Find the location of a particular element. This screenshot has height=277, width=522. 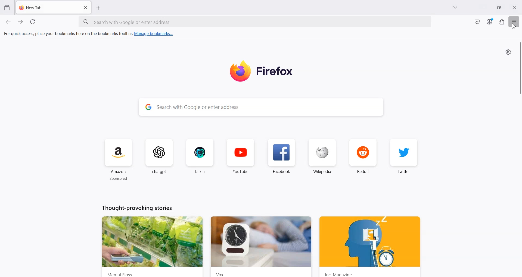

Thought-provoking stories is located at coordinates (138, 208).